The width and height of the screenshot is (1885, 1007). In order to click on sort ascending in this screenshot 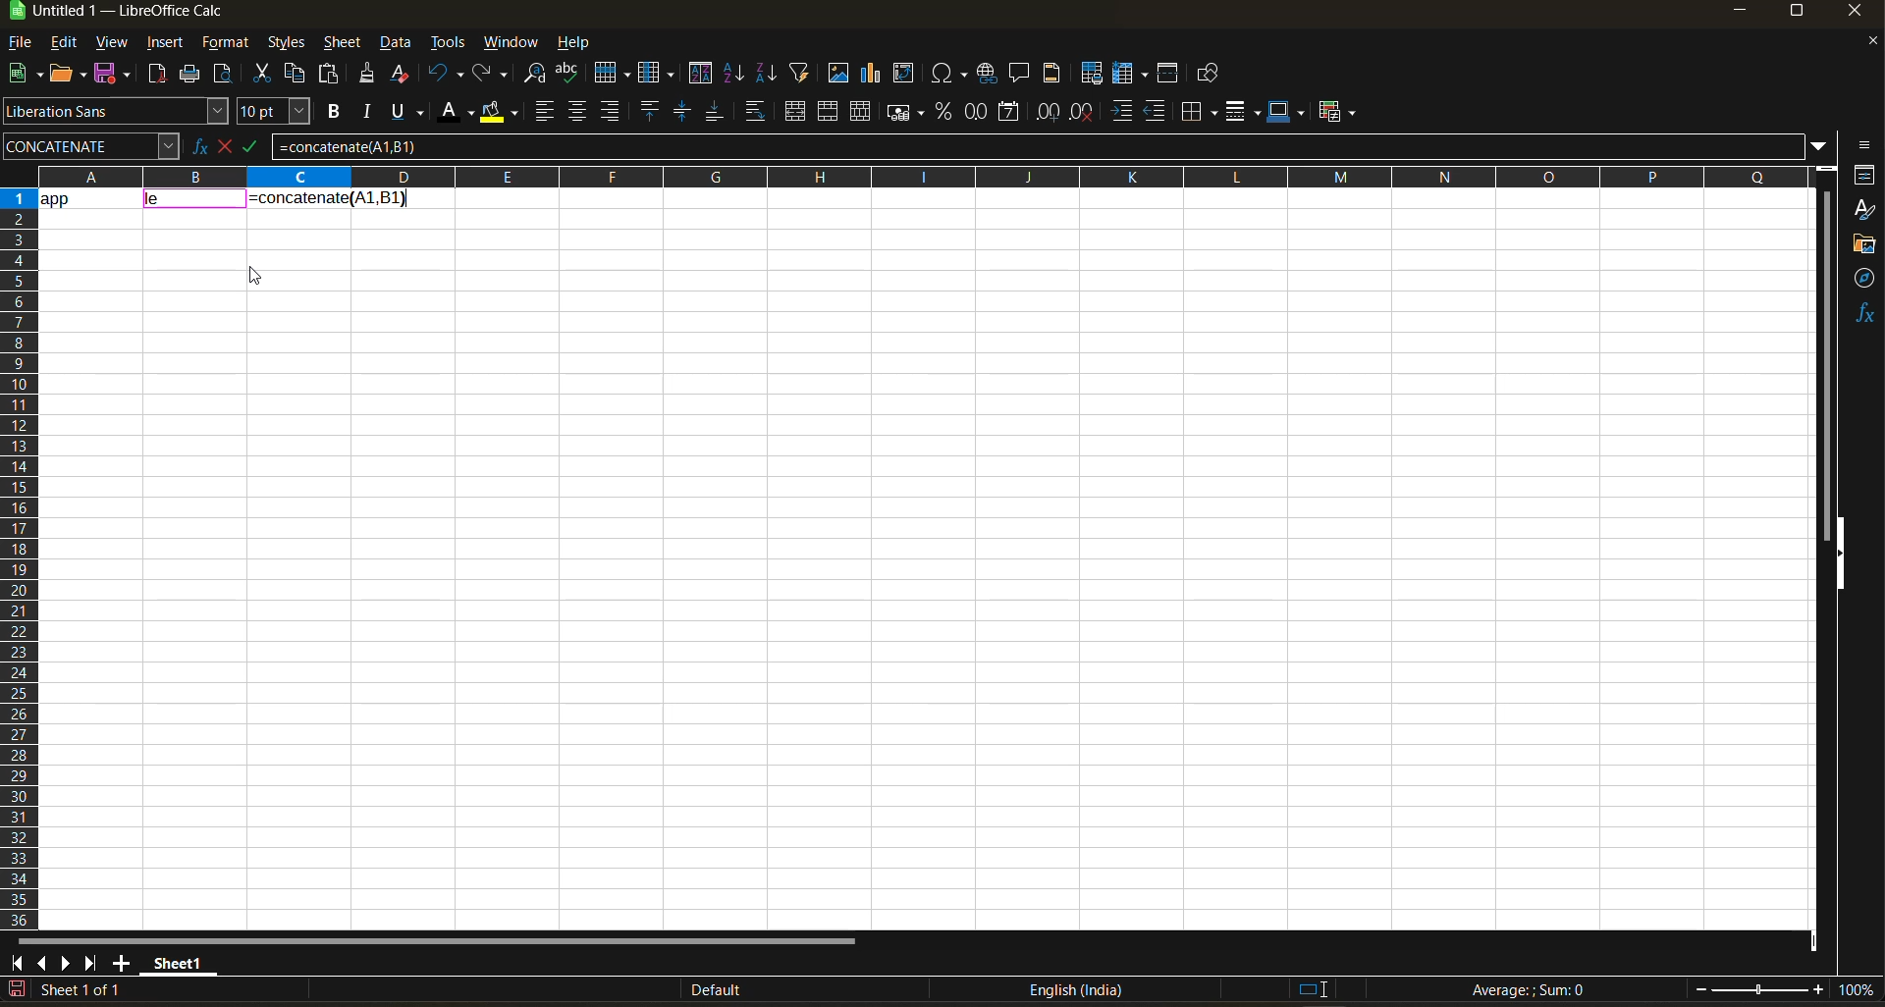, I will do `click(735, 75)`.